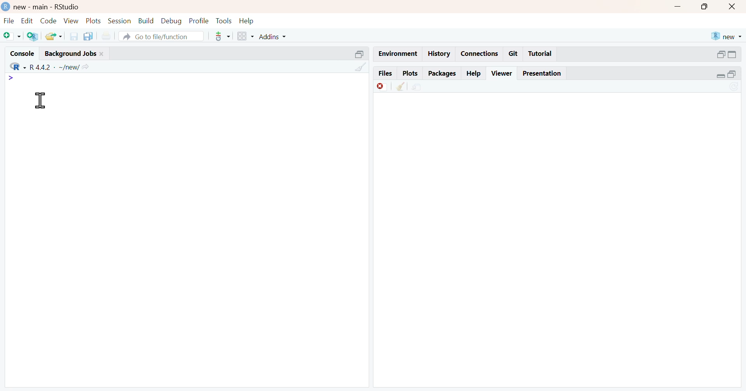 Image resolution: width=746 pixels, height=391 pixels. I want to click on help, so click(475, 73).